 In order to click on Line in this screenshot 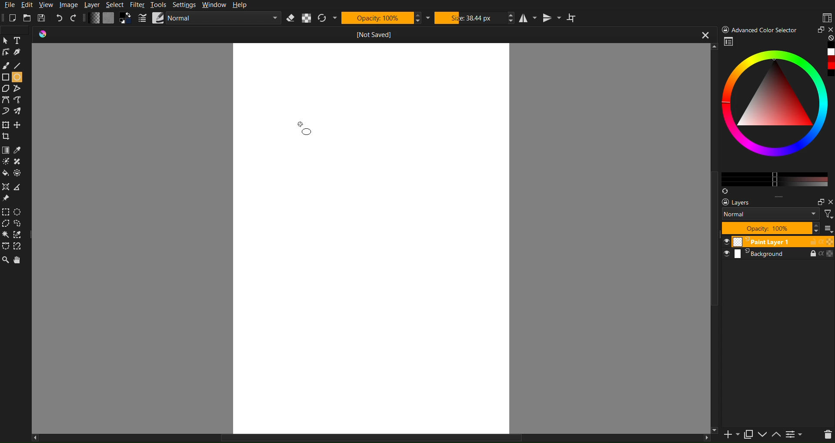, I will do `click(20, 65)`.